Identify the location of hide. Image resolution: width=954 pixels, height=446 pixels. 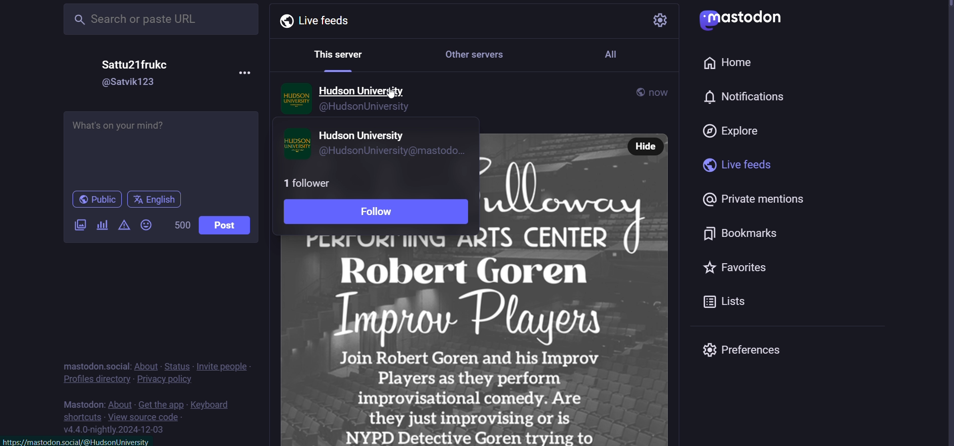
(646, 146).